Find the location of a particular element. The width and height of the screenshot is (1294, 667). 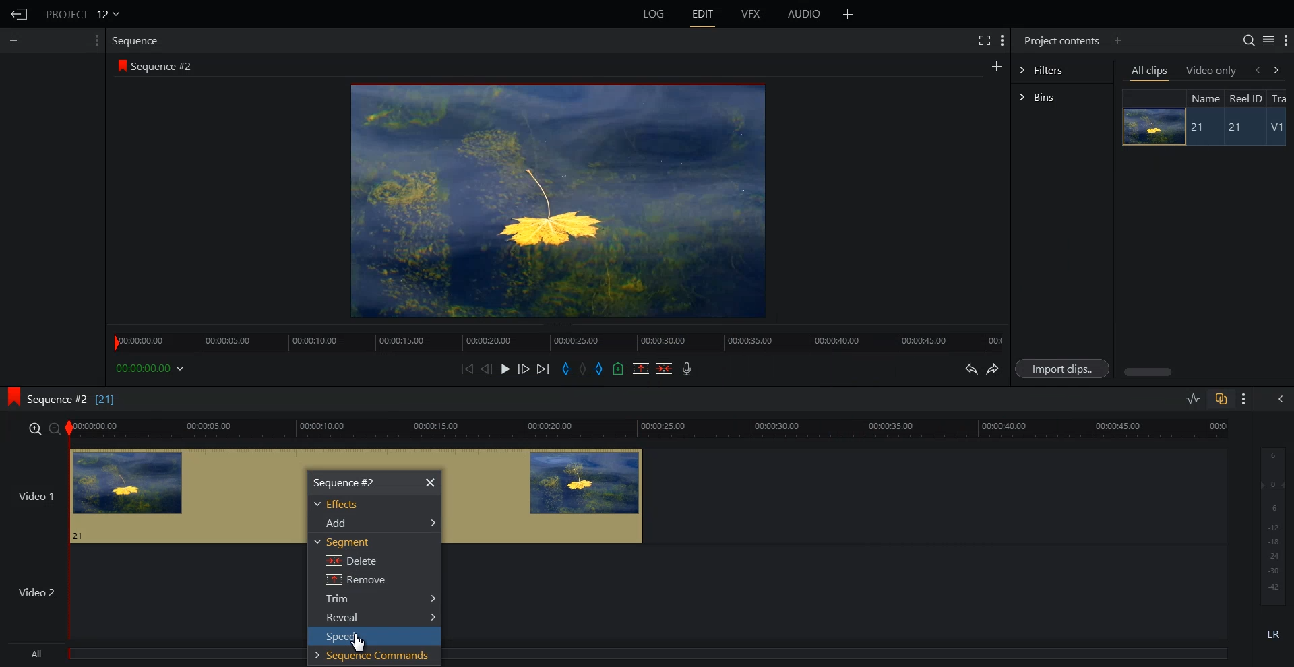

logo is located at coordinates (119, 65).